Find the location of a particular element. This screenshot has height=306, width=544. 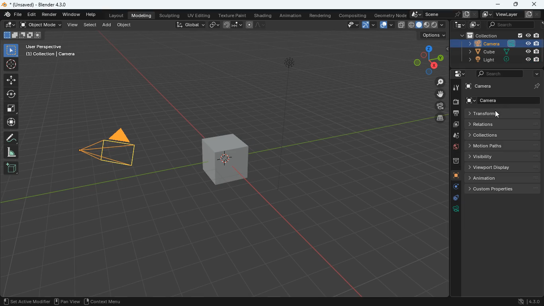

camera is located at coordinates (112, 152).